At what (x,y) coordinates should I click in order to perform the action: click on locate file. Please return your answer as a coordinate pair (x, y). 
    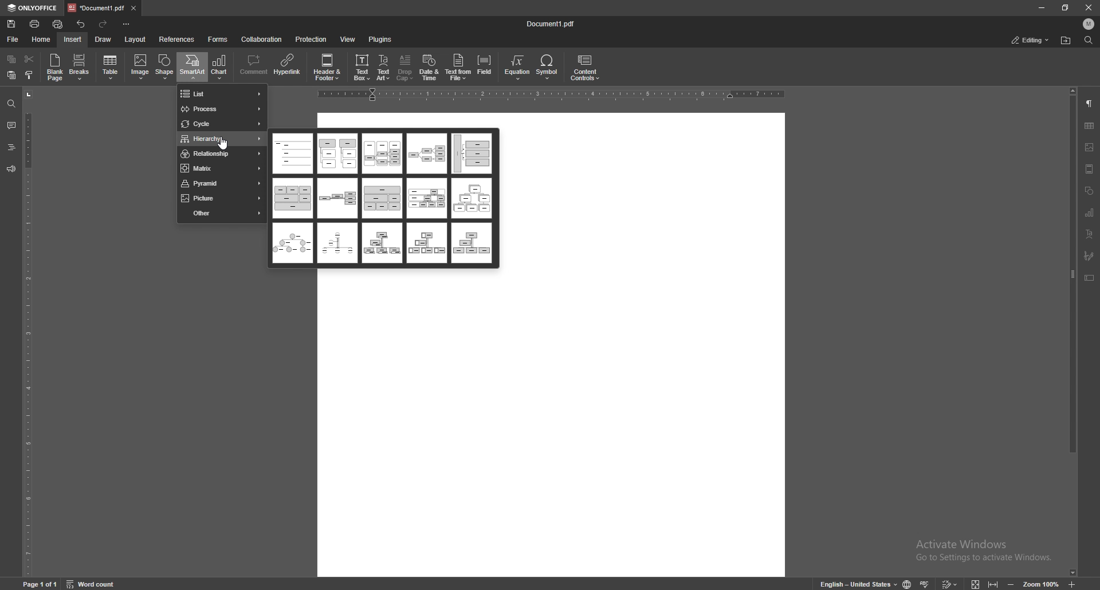
    Looking at the image, I should click on (1067, 40).